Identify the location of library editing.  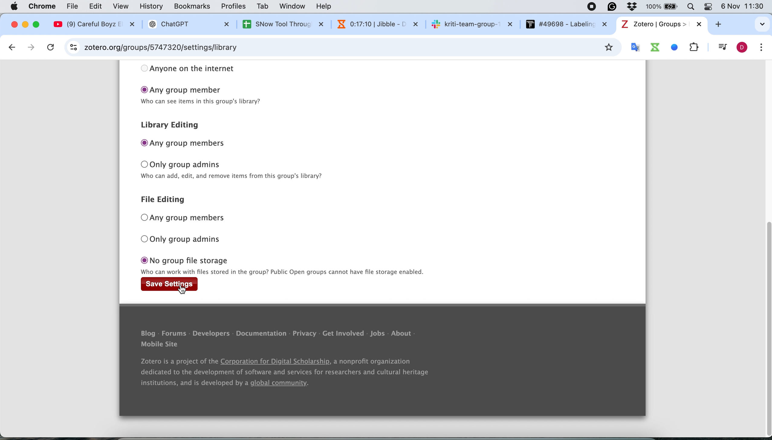
(173, 125).